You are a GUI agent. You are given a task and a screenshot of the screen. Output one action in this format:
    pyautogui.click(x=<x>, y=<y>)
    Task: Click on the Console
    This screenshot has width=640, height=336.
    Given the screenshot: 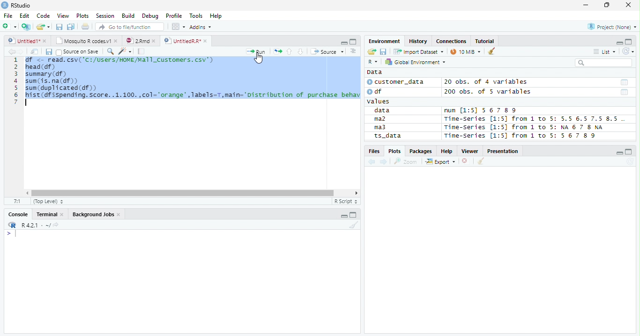 What is the action you would take?
    pyautogui.click(x=18, y=213)
    